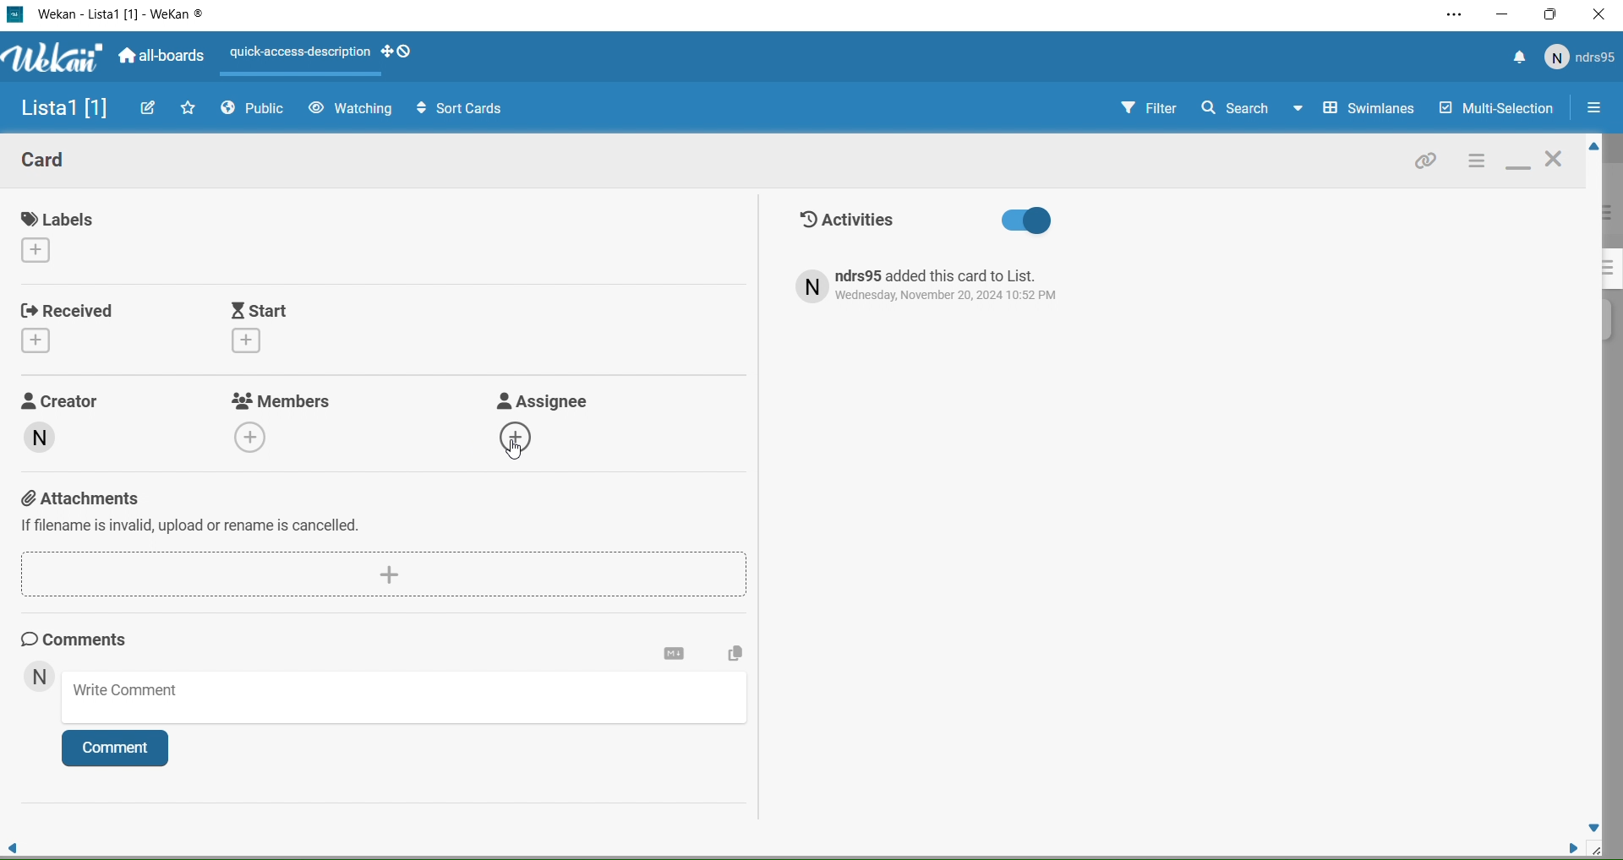 The width and height of the screenshot is (1623, 860). What do you see at coordinates (1495, 110) in the screenshot?
I see `Multi Selection` at bounding box center [1495, 110].